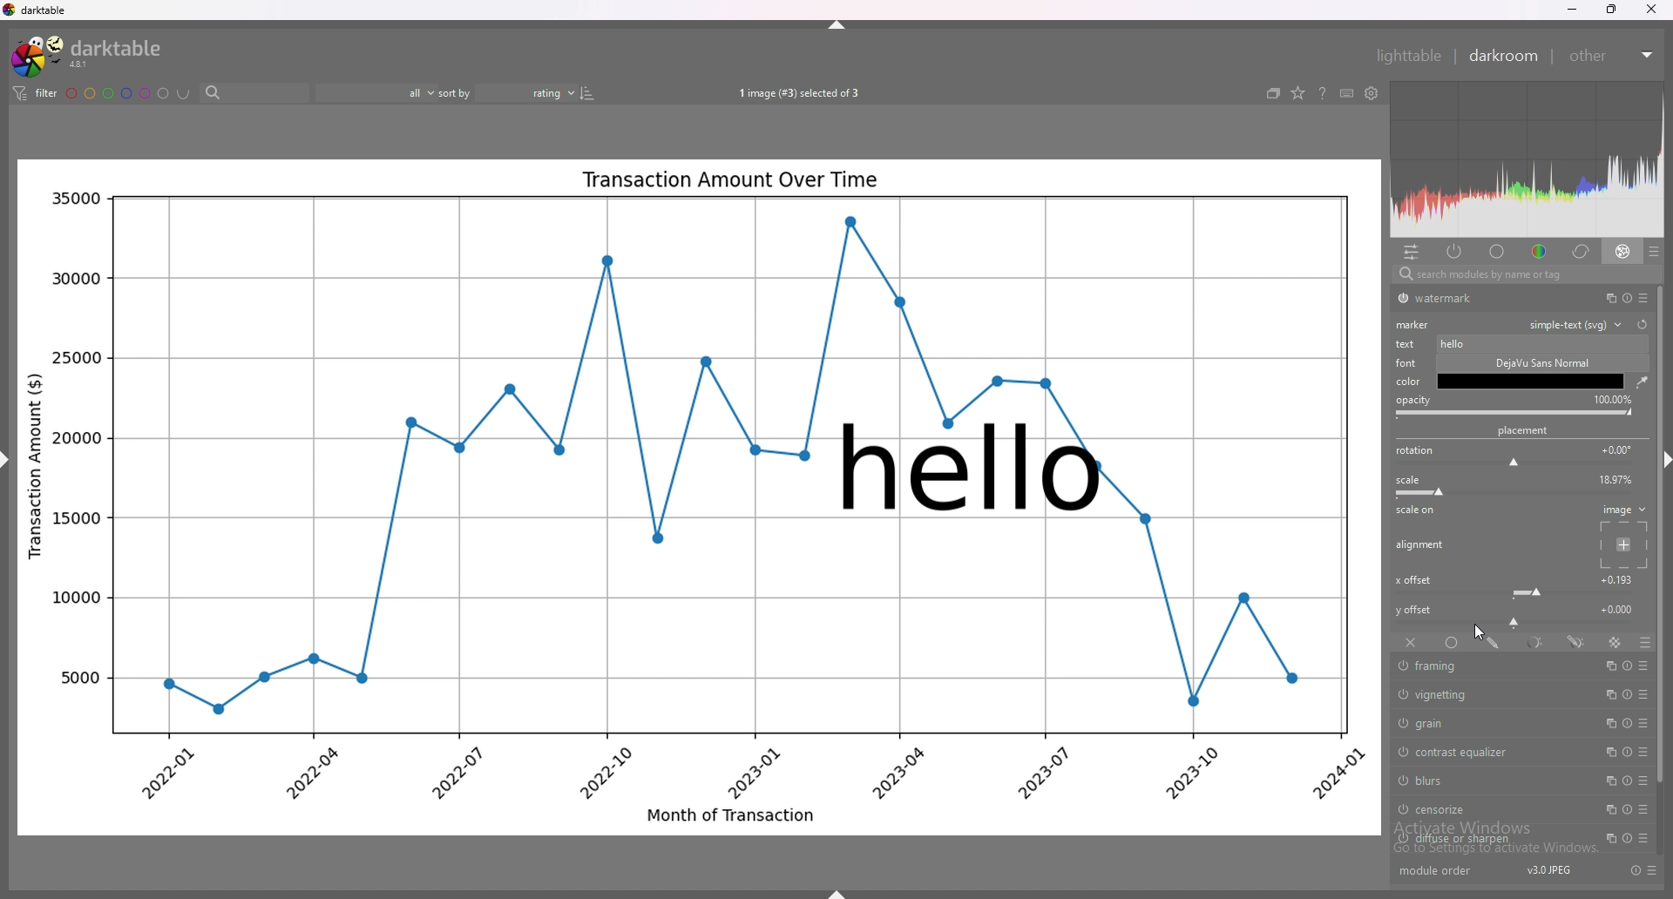 The height and width of the screenshot is (899, 1673). What do you see at coordinates (701, 285) in the screenshot?
I see `graph` at bounding box center [701, 285].